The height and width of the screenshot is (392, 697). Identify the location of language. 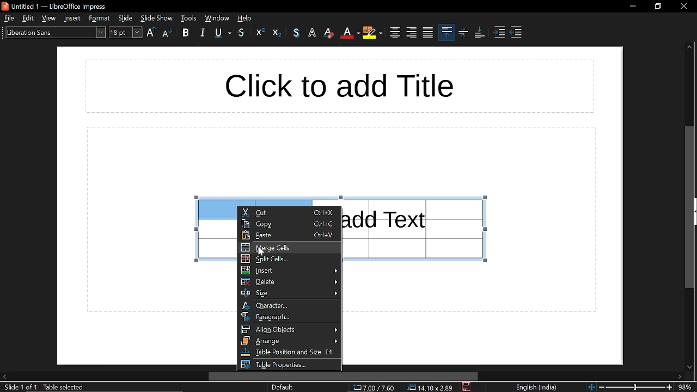
(539, 388).